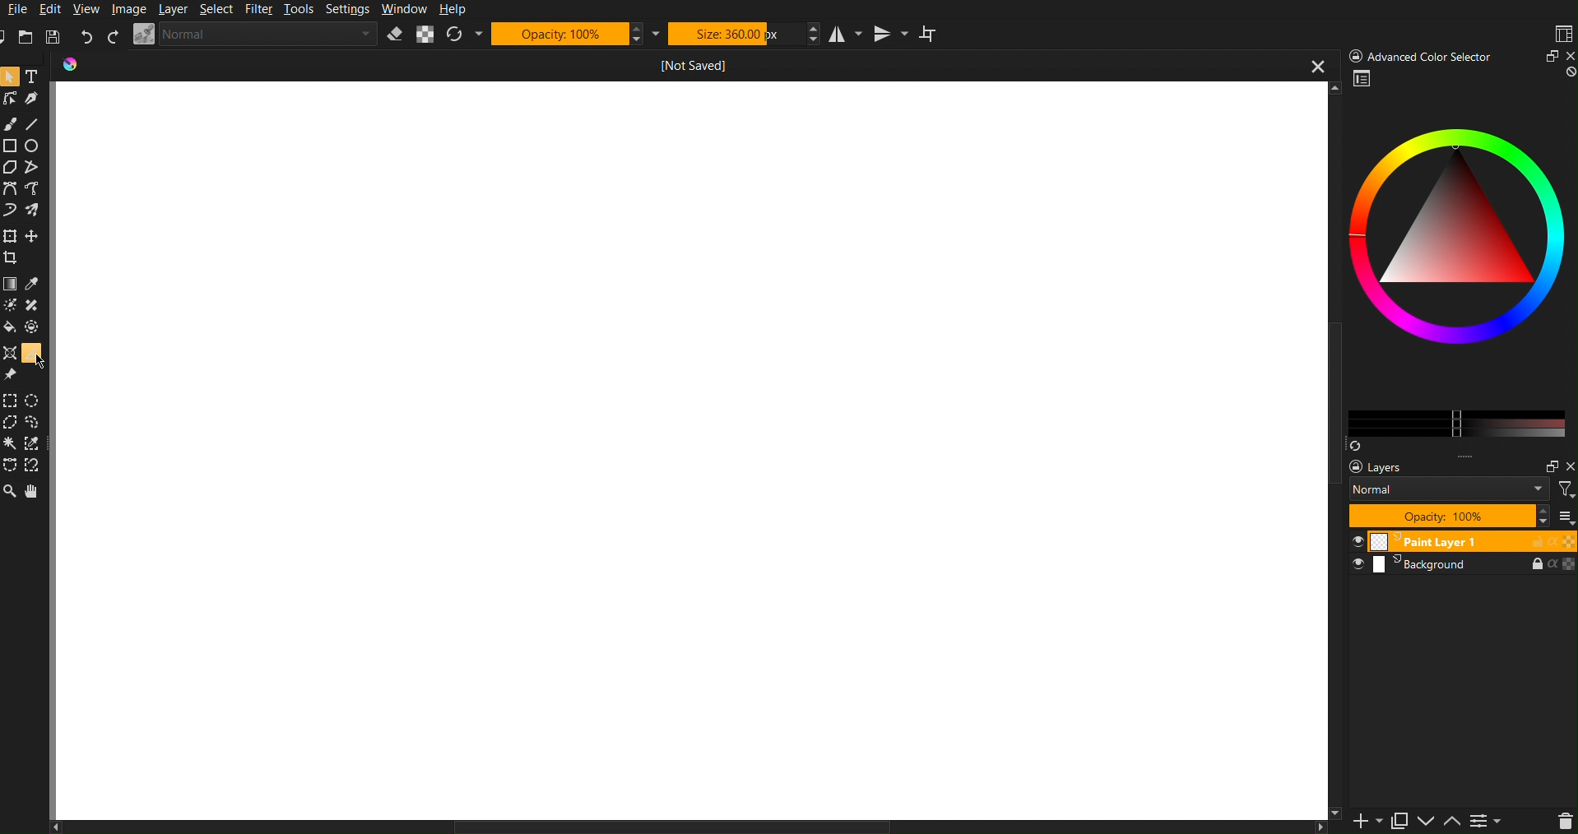  I want to click on New Document, so click(10, 37).